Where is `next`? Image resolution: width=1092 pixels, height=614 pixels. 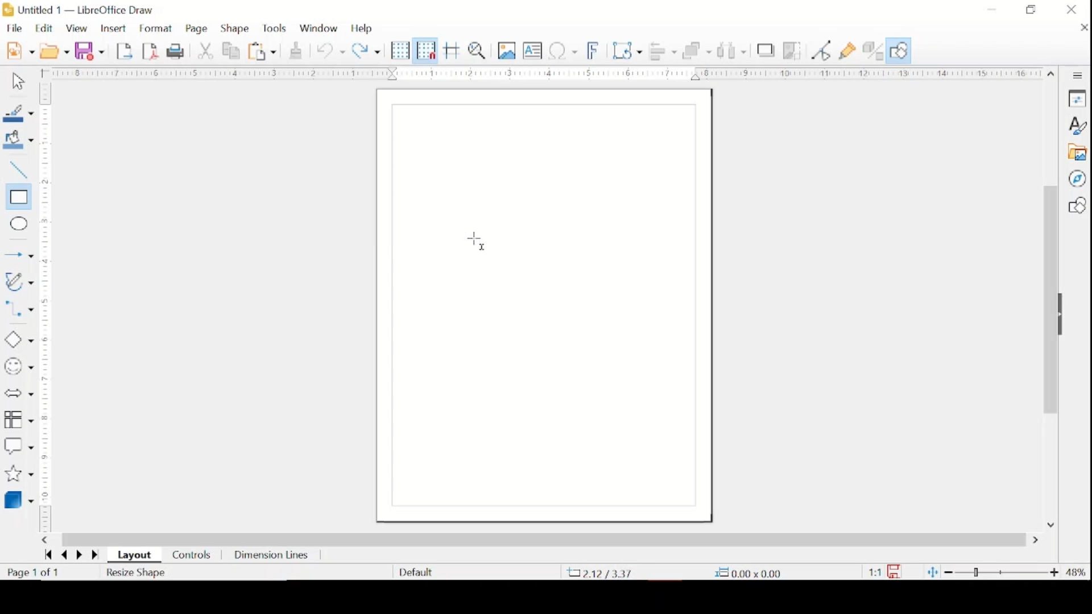 next is located at coordinates (78, 554).